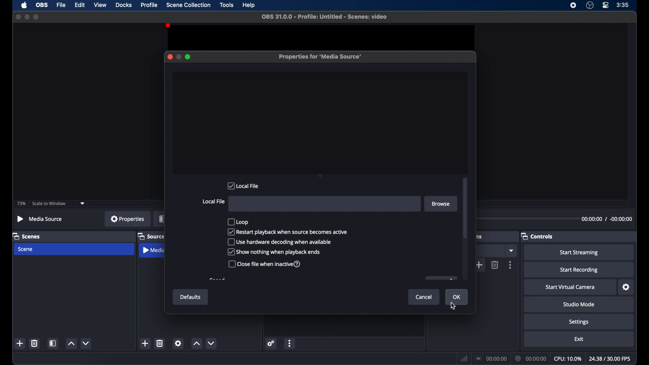 The width and height of the screenshot is (649, 365). I want to click on obscure text, so click(217, 279).